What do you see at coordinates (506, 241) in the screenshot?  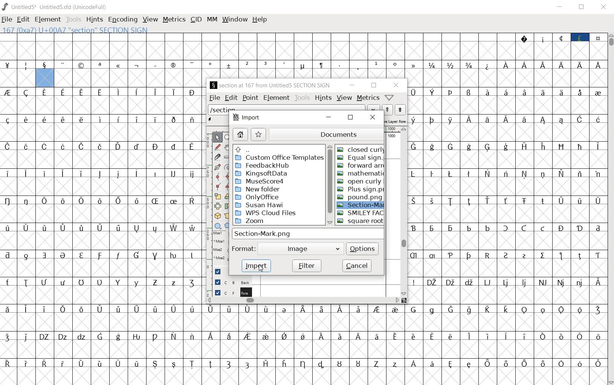 I see `empty cells` at bounding box center [506, 241].